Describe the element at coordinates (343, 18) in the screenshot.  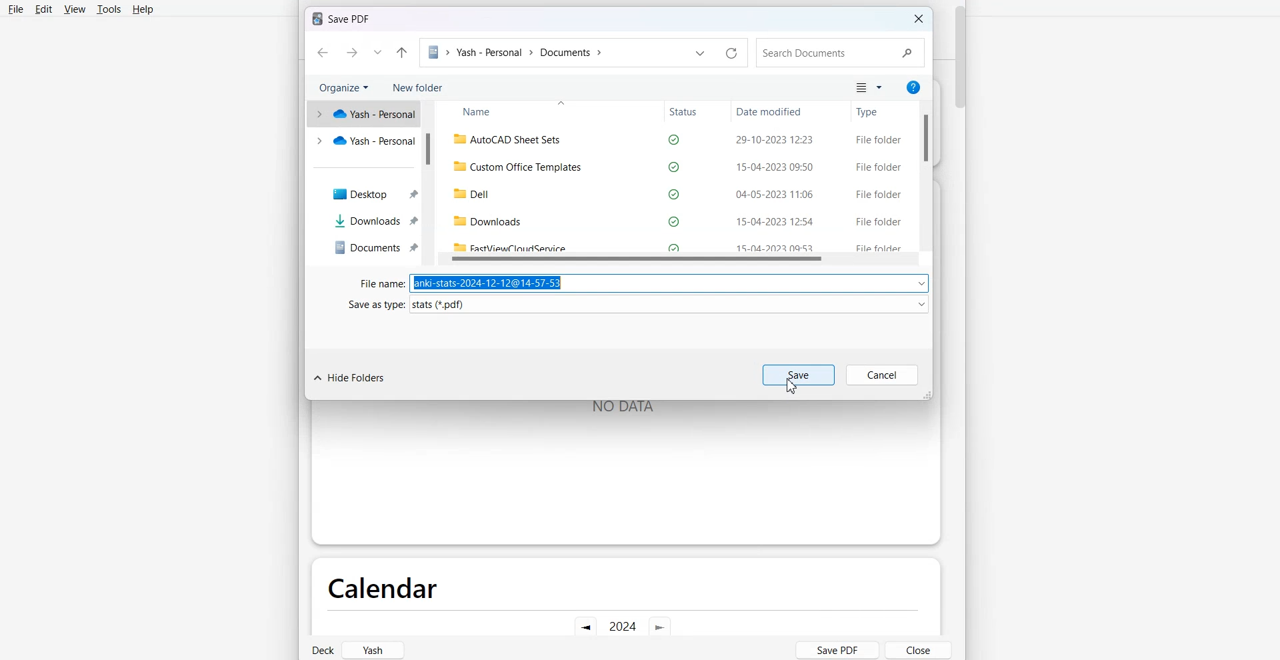
I see `Text ` at that location.